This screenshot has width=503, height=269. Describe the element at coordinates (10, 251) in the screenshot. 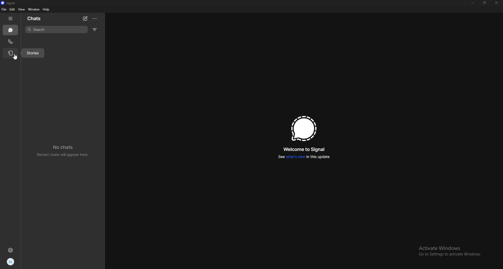

I see `settings` at that location.